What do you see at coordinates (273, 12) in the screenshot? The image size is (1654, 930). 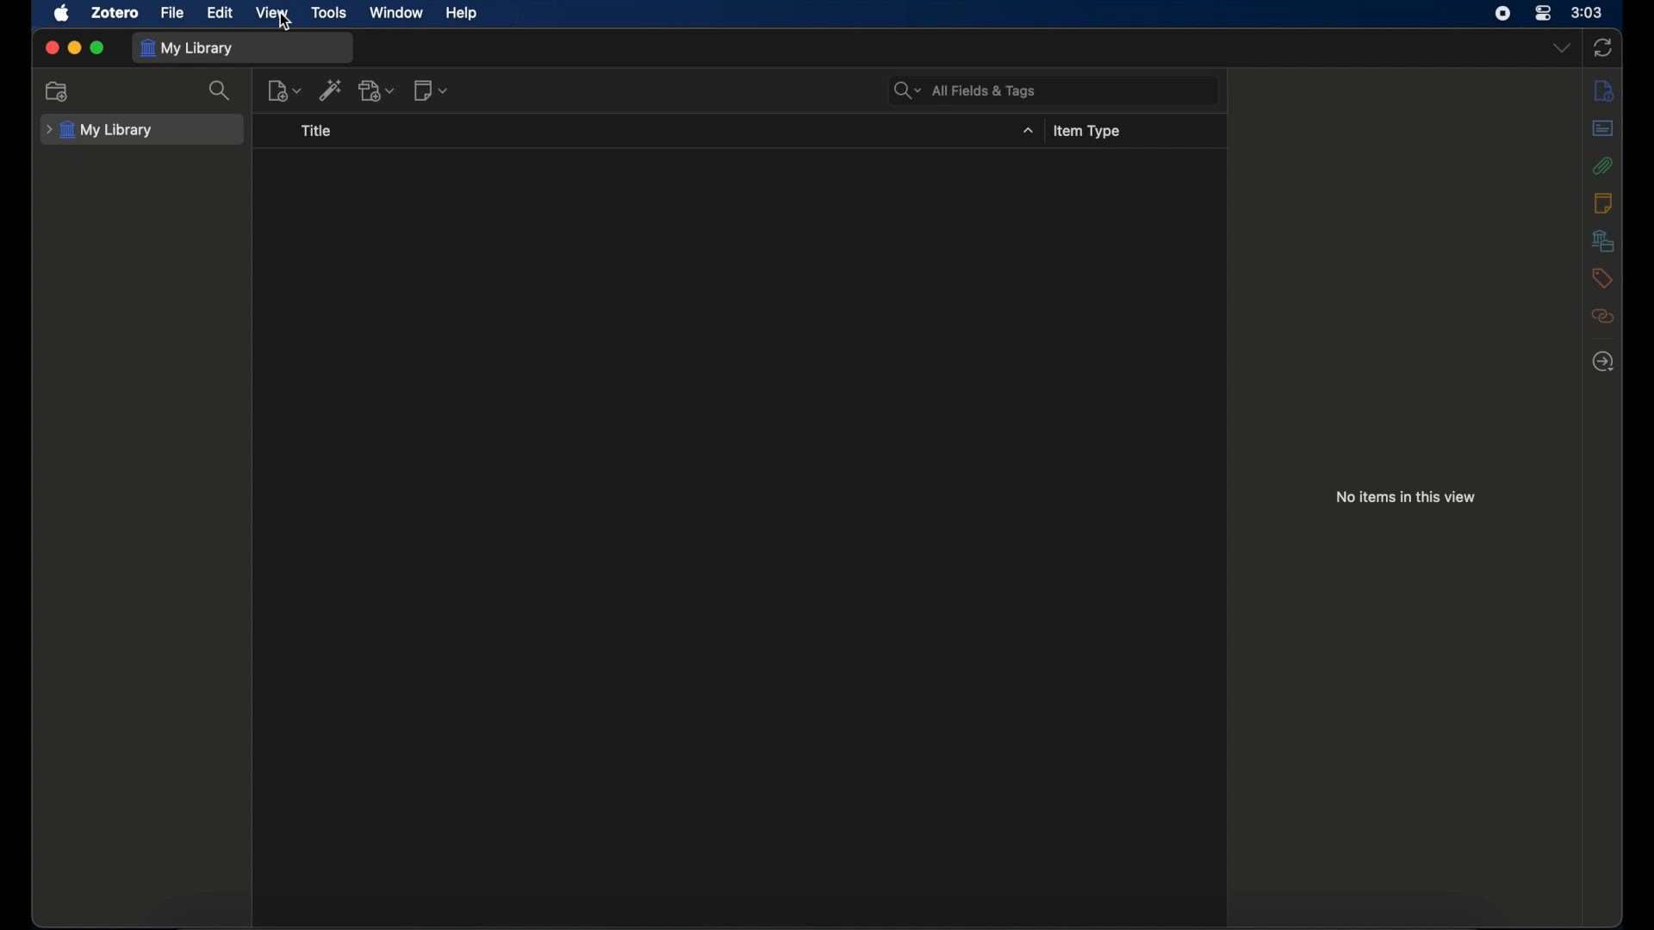 I see `view` at bounding box center [273, 12].